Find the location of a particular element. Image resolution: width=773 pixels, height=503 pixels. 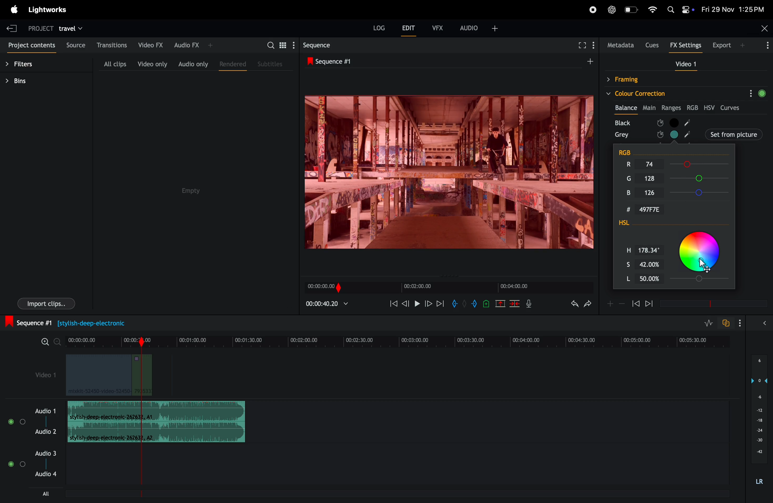

apple menu is located at coordinates (14, 10).